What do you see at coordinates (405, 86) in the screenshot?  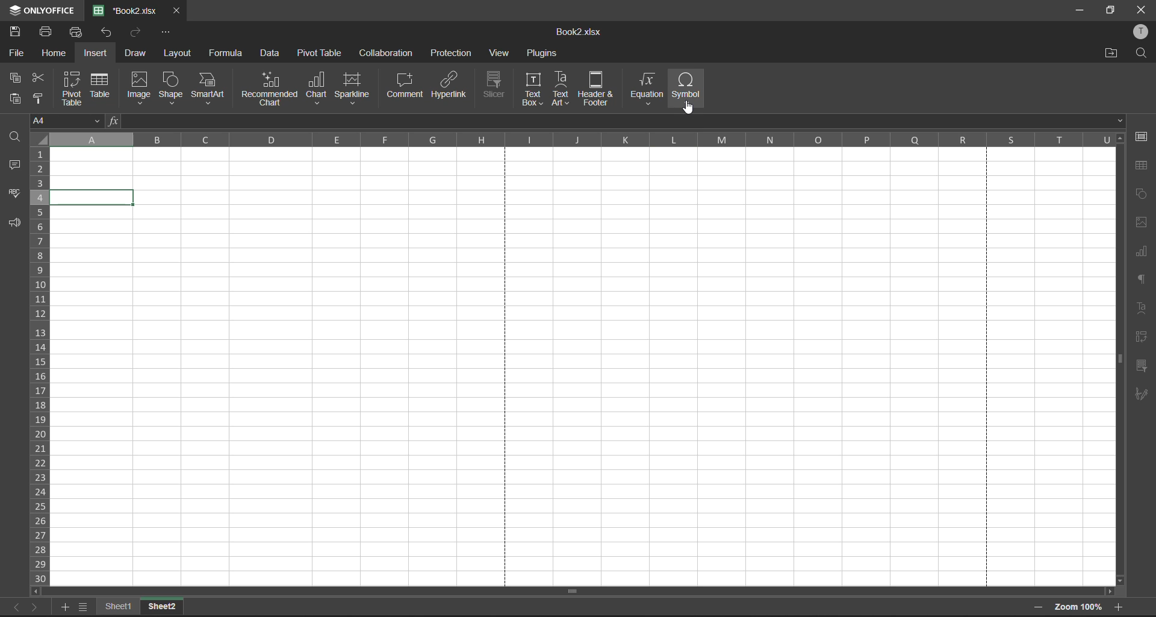 I see `comment` at bounding box center [405, 86].